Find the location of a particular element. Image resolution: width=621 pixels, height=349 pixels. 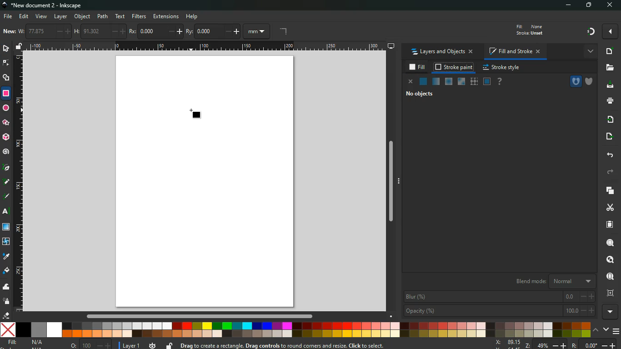

extensions is located at coordinates (166, 16).